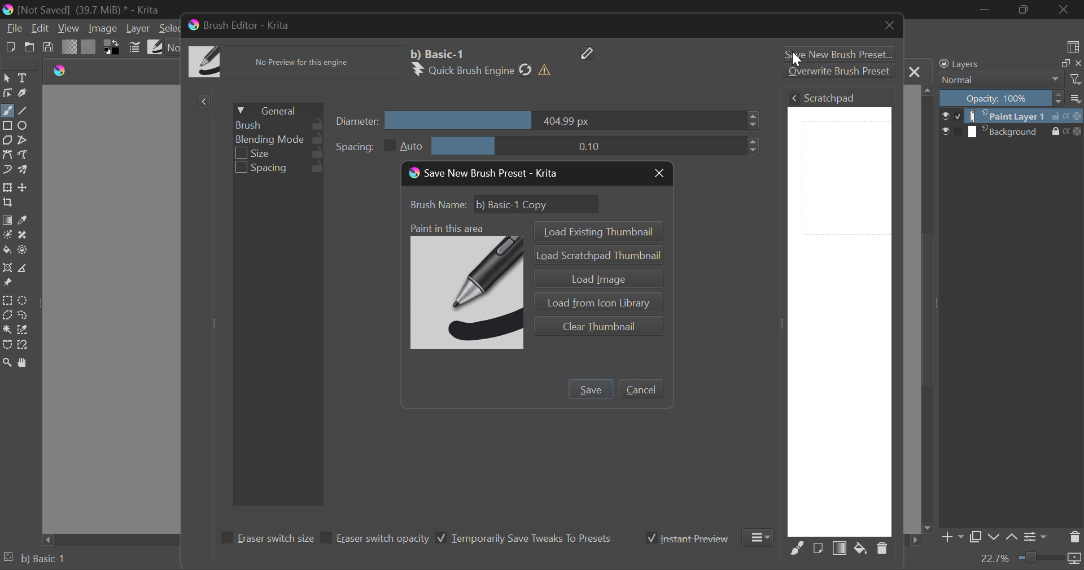 Image resolution: width=1084 pixels, height=570 pixels. I want to click on Rectangle Selection, so click(7, 300).